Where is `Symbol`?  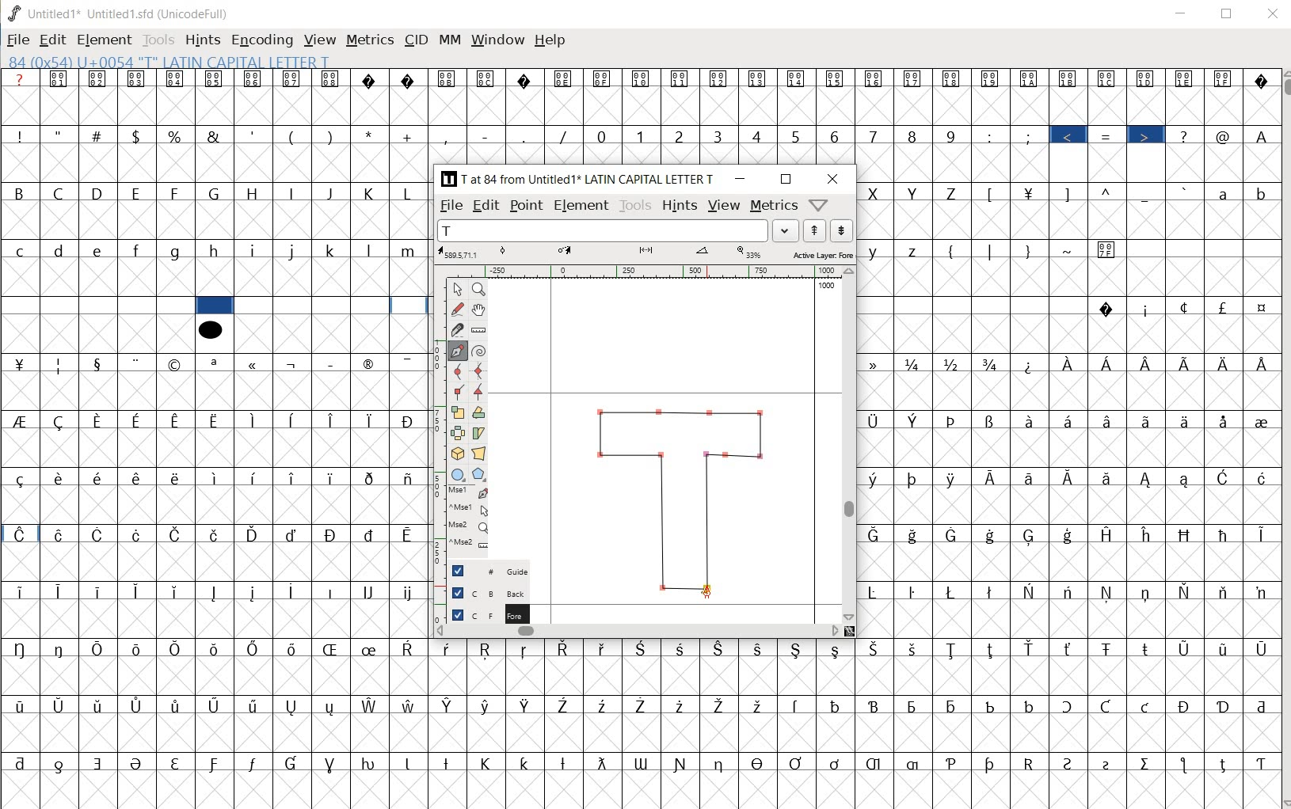
Symbol is located at coordinates (916, 649).